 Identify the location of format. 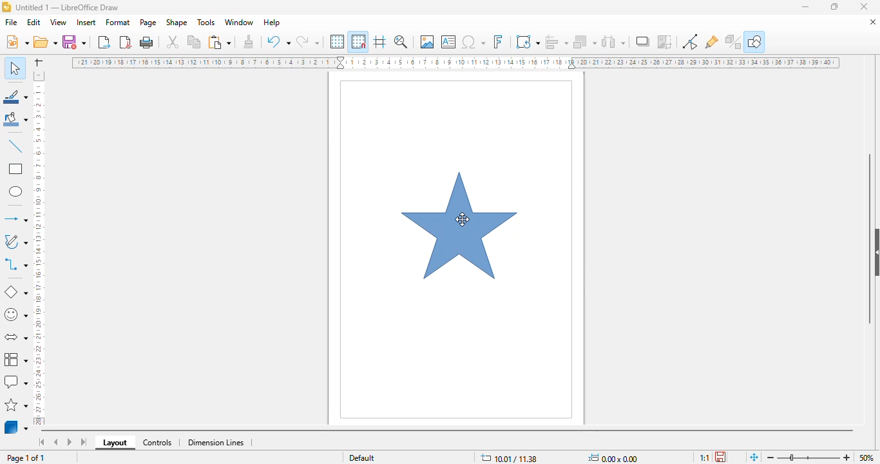
(118, 23).